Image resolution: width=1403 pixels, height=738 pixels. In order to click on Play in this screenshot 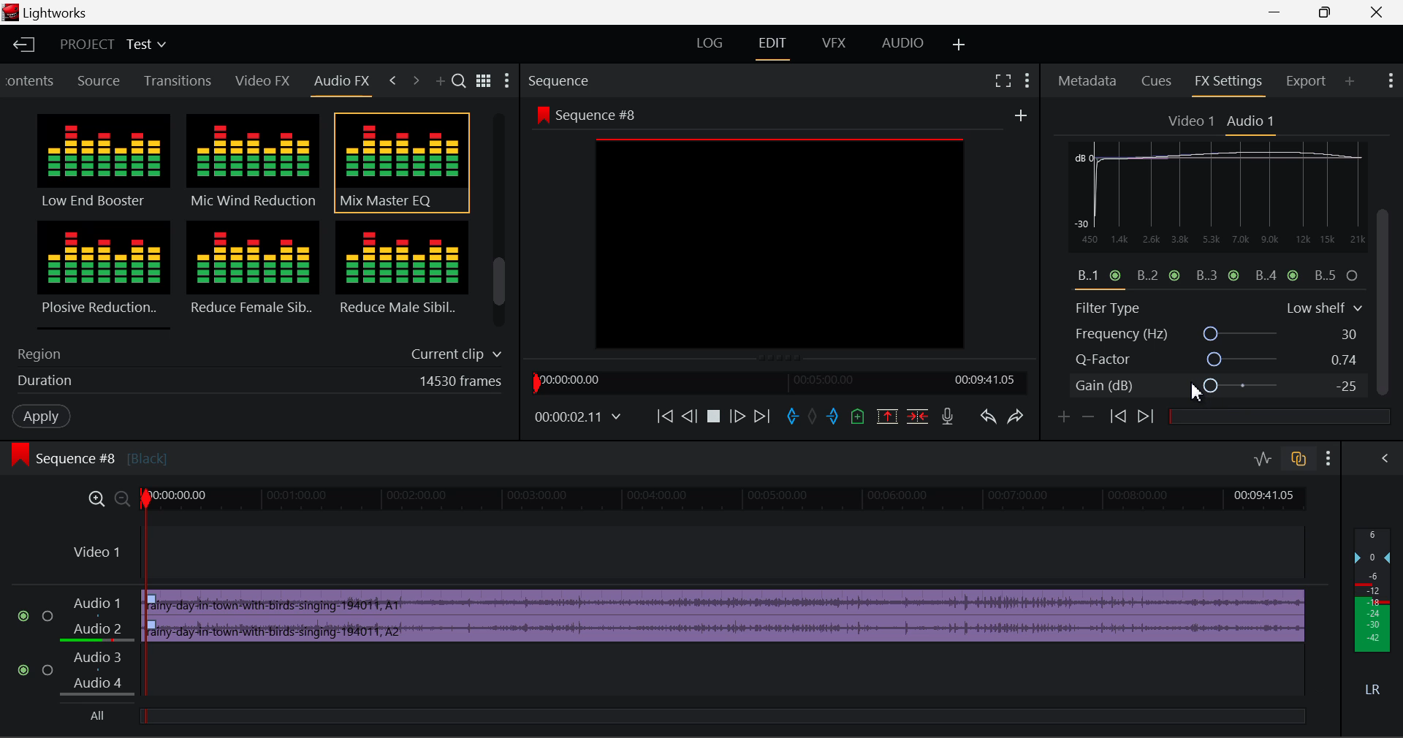, I will do `click(714, 417)`.